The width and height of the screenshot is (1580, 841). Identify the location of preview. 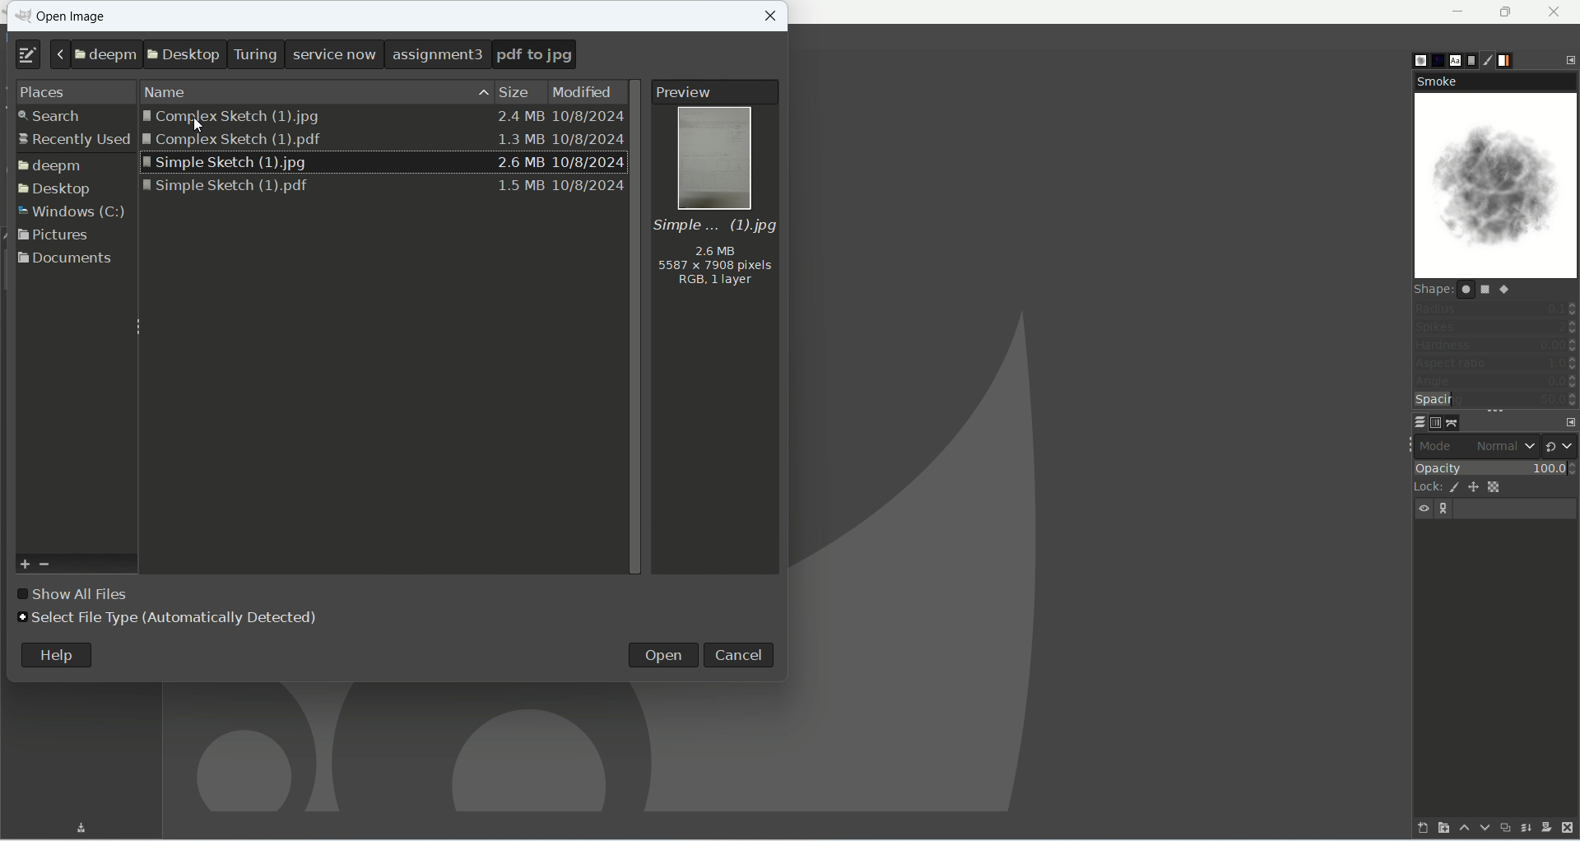
(717, 94).